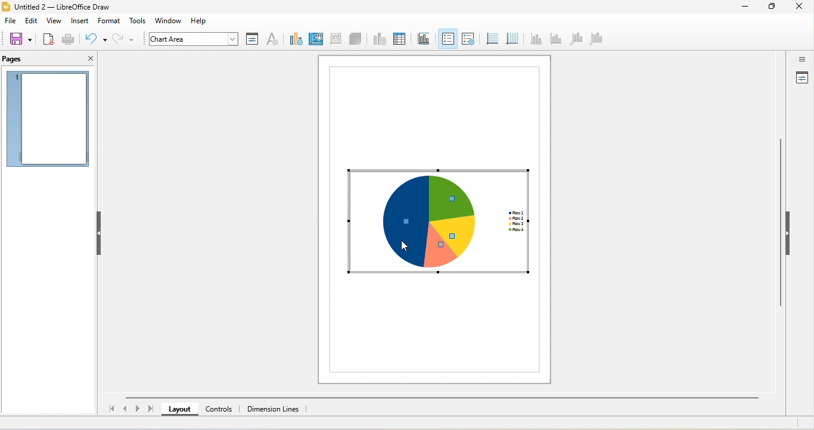 The image size is (814, 430). What do you see at coordinates (536, 38) in the screenshot?
I see `x axis` at bounding box center [536, 38].